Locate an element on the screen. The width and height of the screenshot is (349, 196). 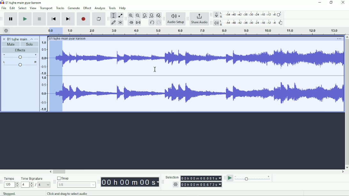
Audacity time toolbar is located at coordinates (98, 182).